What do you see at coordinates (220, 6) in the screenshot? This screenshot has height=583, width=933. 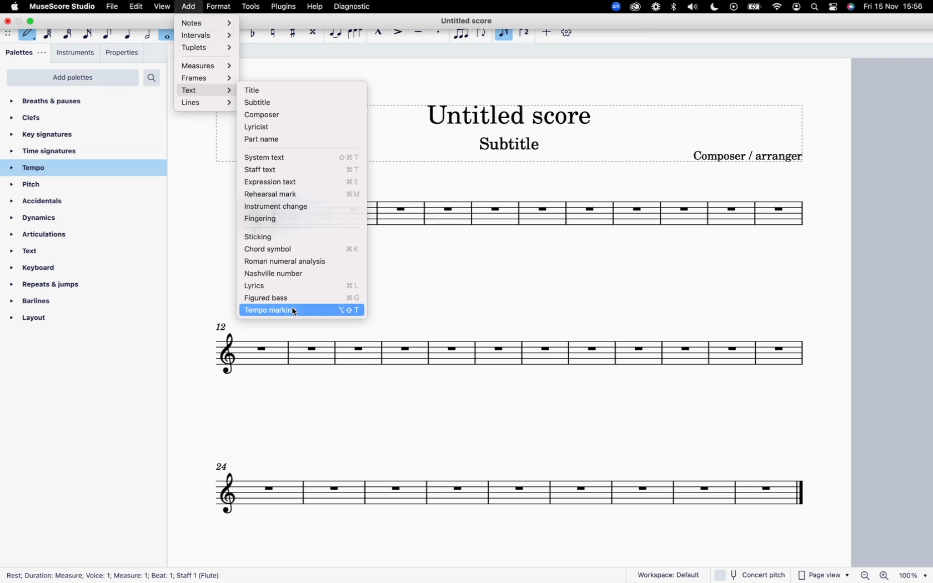 I see `format` at bounding box center [220, 6].